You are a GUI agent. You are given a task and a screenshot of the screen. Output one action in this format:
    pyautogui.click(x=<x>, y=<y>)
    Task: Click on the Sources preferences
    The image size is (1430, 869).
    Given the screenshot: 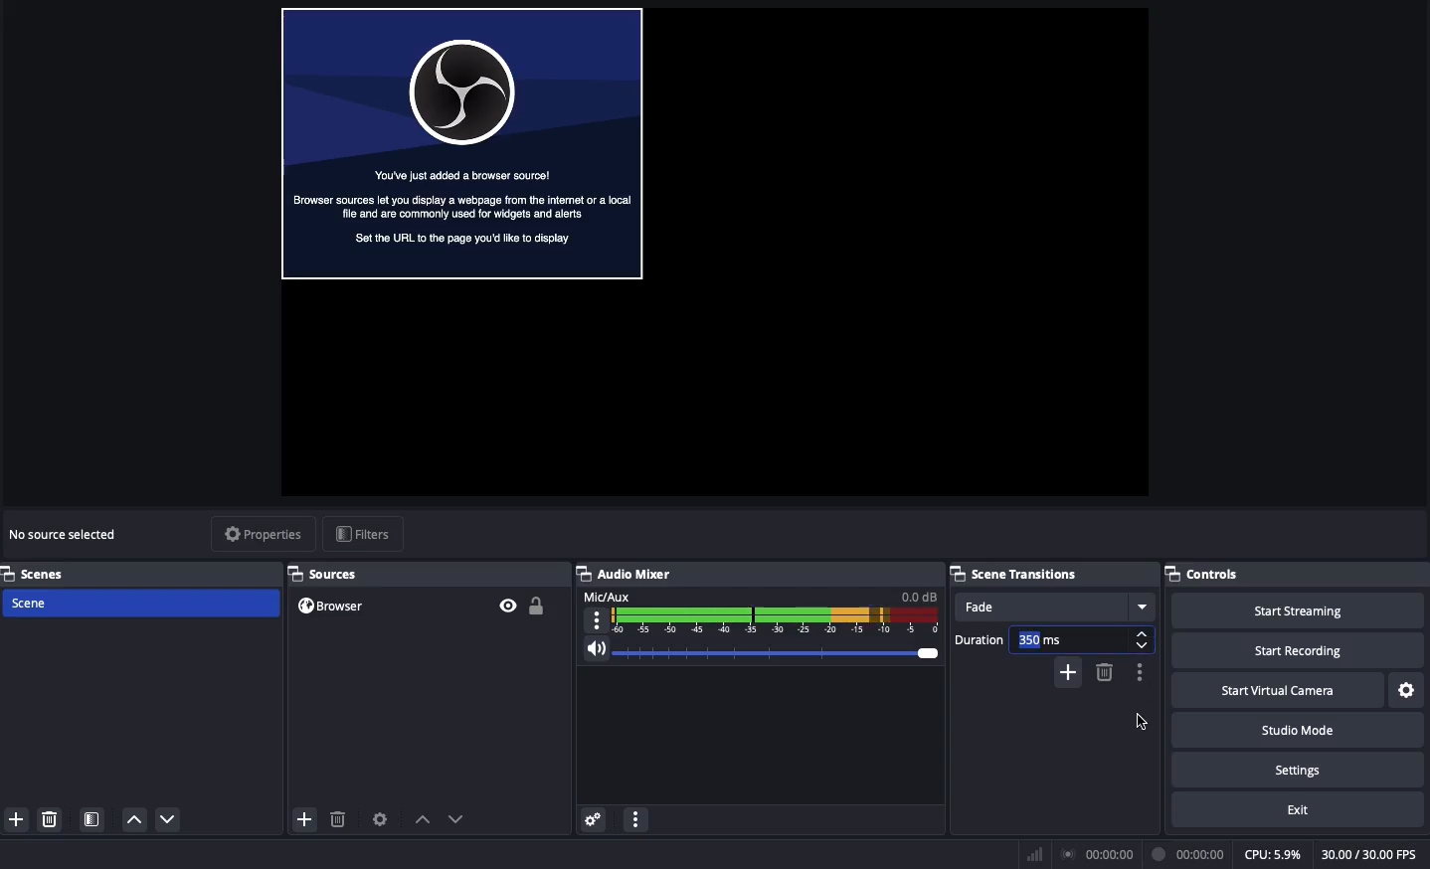 What is the action you would take?
    pyautogui.click(x=383, y=817)
    